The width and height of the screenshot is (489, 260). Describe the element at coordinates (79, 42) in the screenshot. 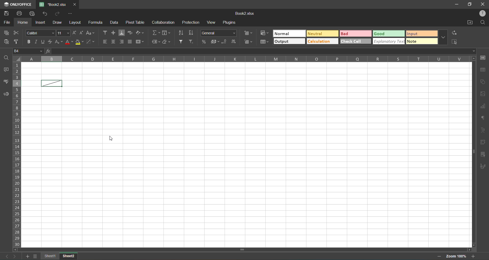

I see `fillcolor` at that location.